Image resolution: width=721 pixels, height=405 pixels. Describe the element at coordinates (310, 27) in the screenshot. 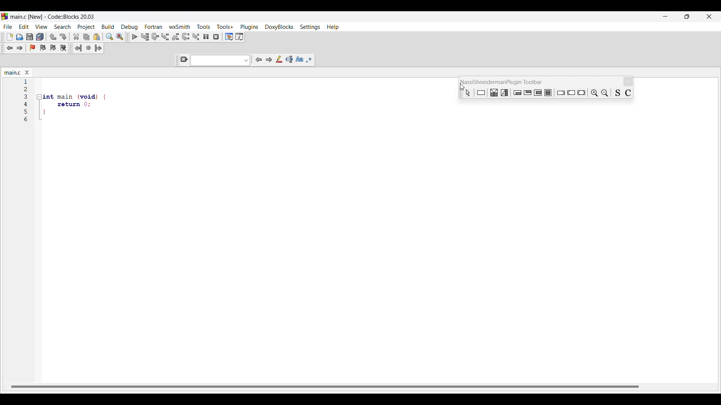

I see `Settings menu` at that location.